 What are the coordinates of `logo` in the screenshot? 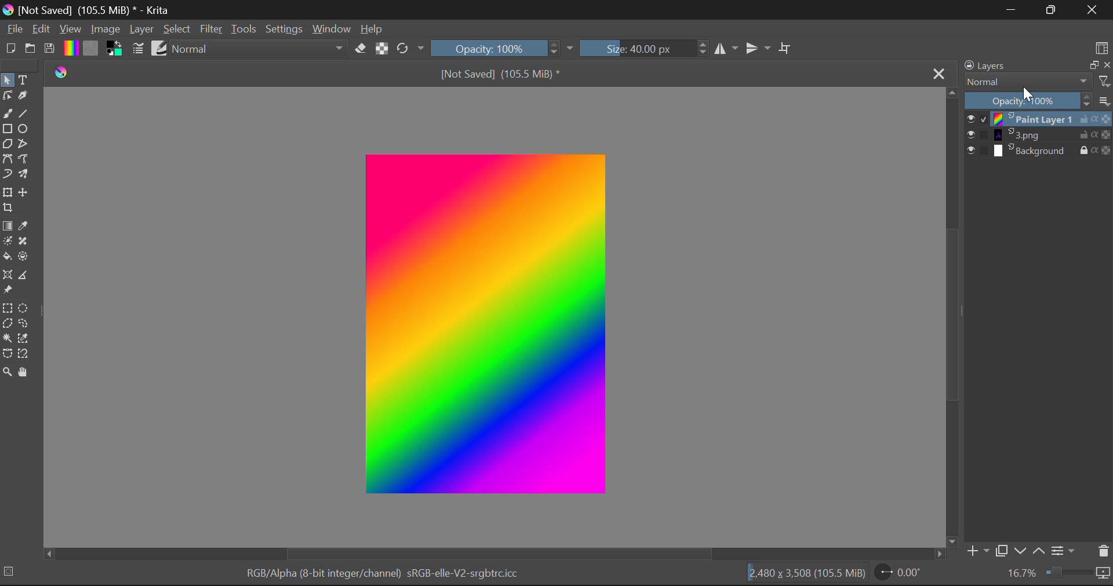 It's located at (64, 74).